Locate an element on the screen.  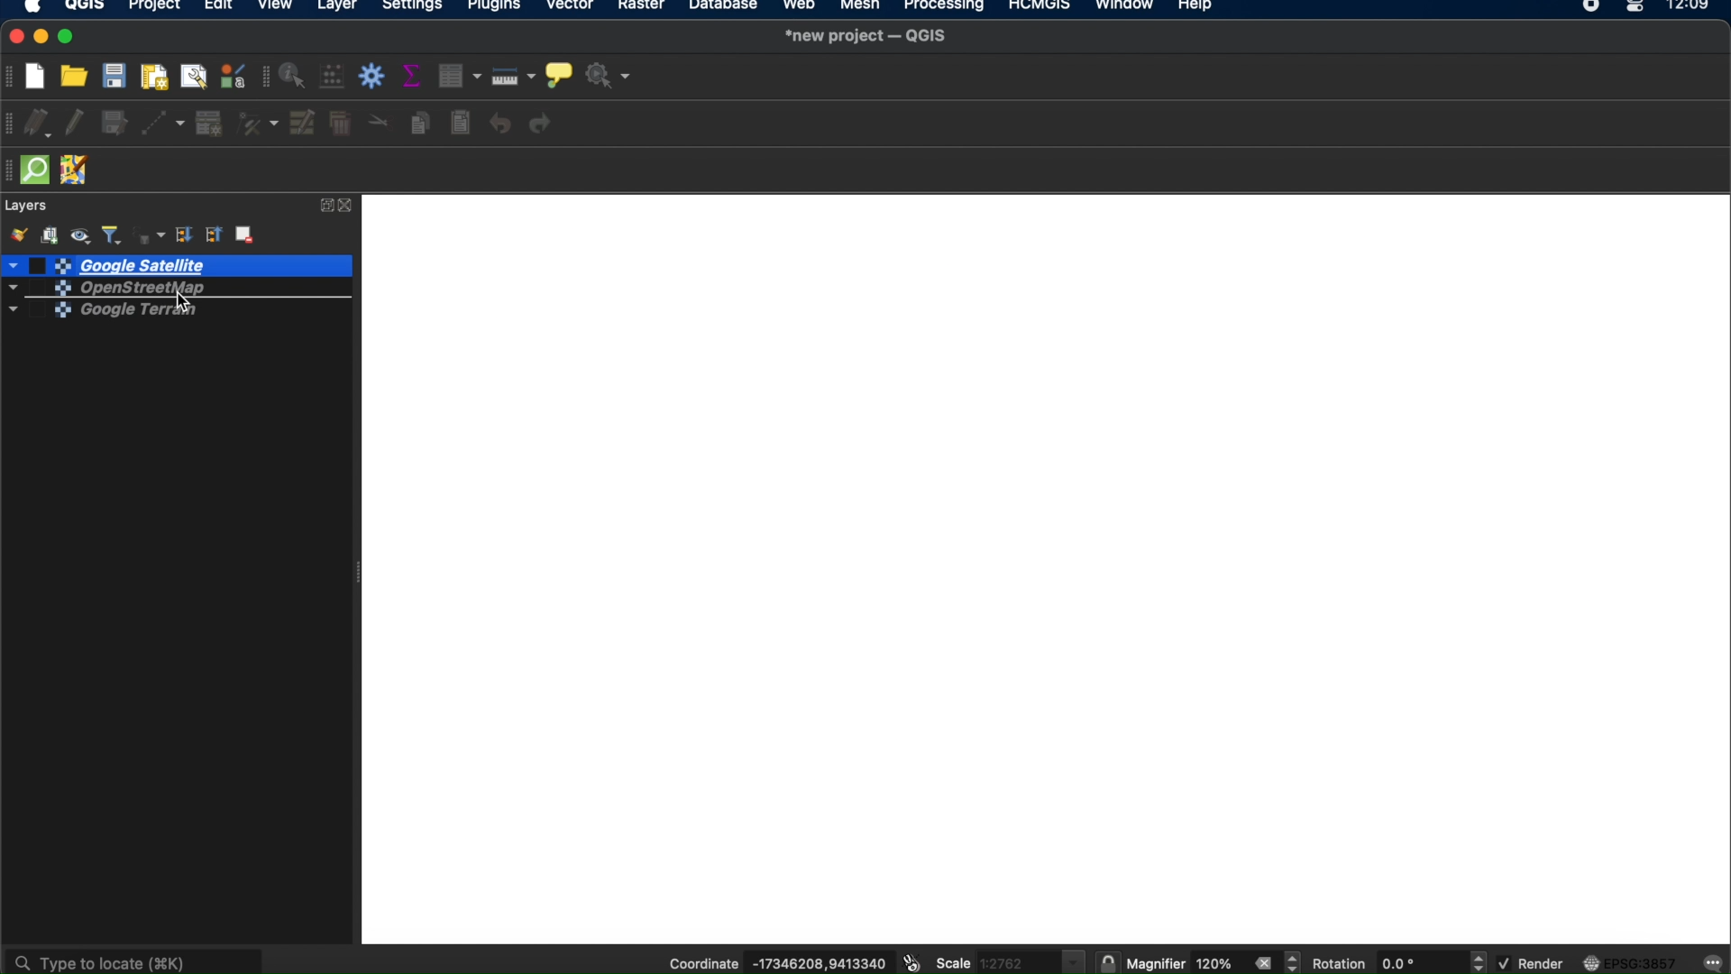
web is located at coordinates (800, 7).